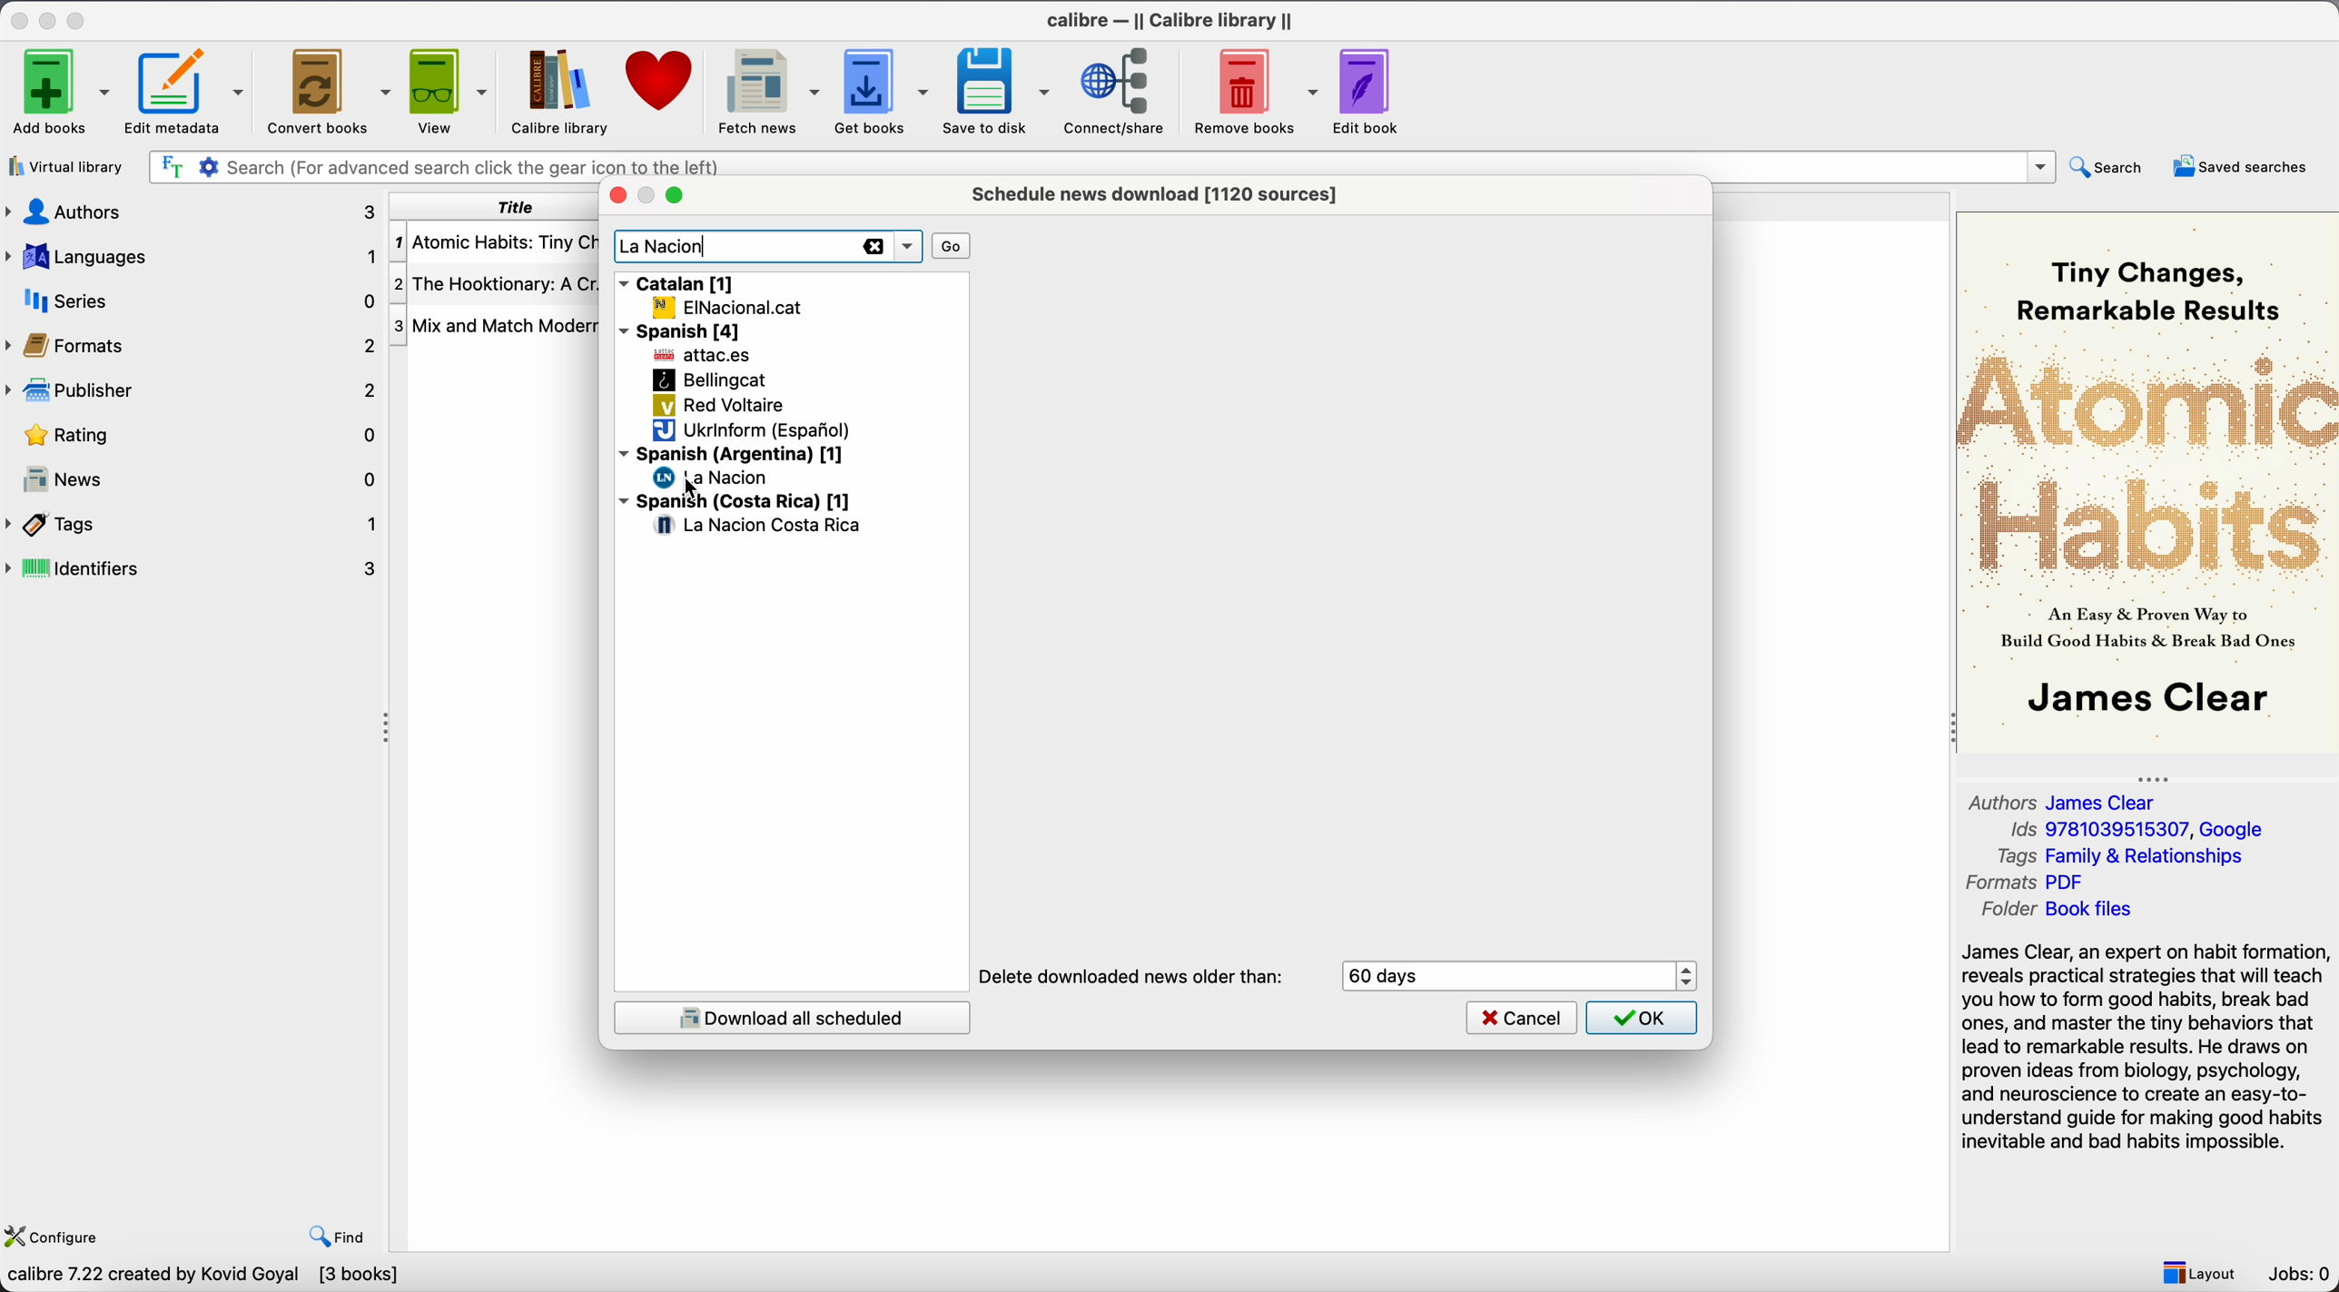 Image resolution: width=2339 pixels, height=1292 pixels. I want to click on Formats Pdf, so click(2029, 883).